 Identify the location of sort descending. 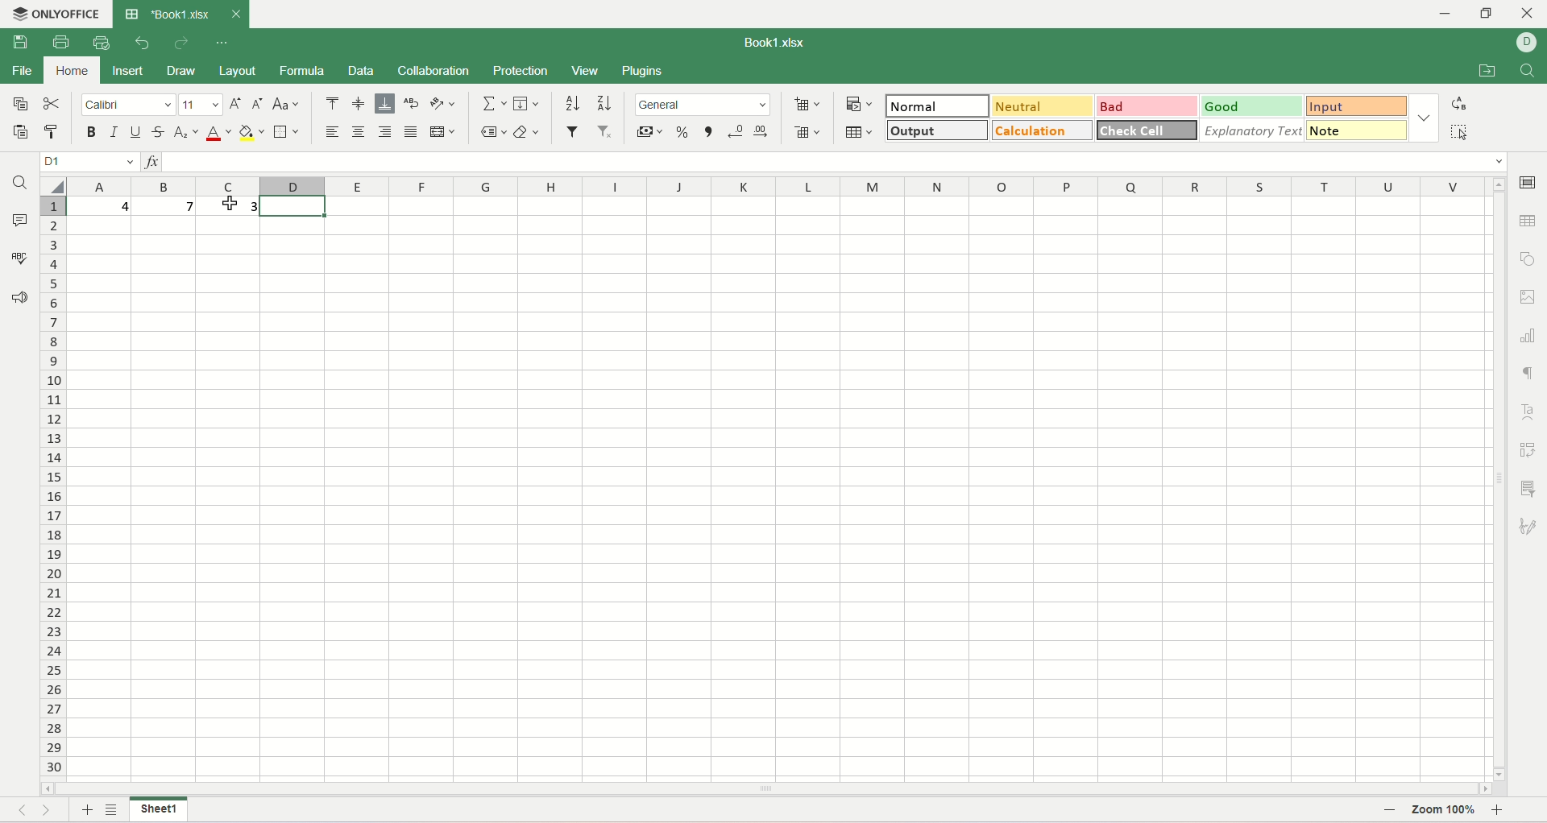
(602, 103).